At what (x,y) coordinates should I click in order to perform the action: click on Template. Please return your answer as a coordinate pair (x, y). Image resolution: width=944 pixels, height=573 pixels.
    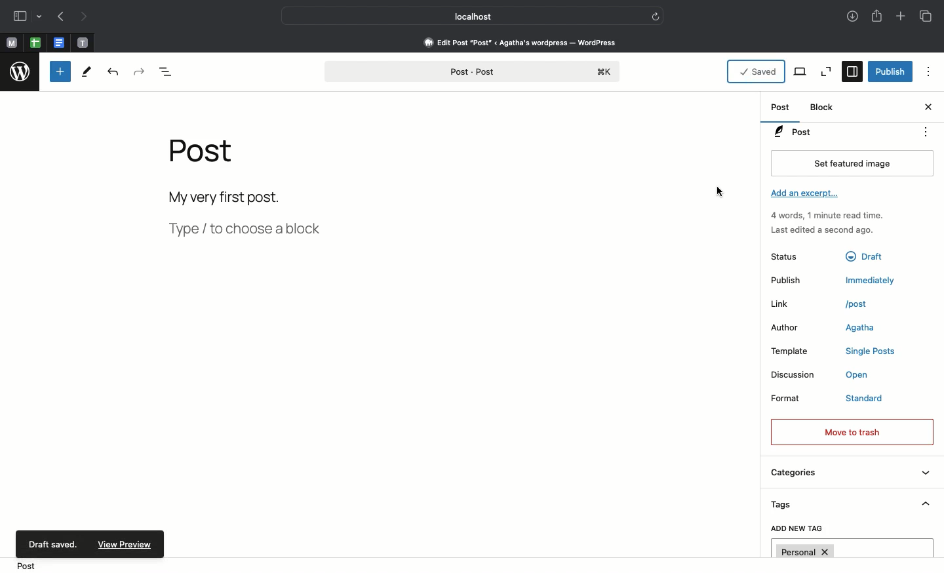
    Looking at the image, I should click on (795, 350).